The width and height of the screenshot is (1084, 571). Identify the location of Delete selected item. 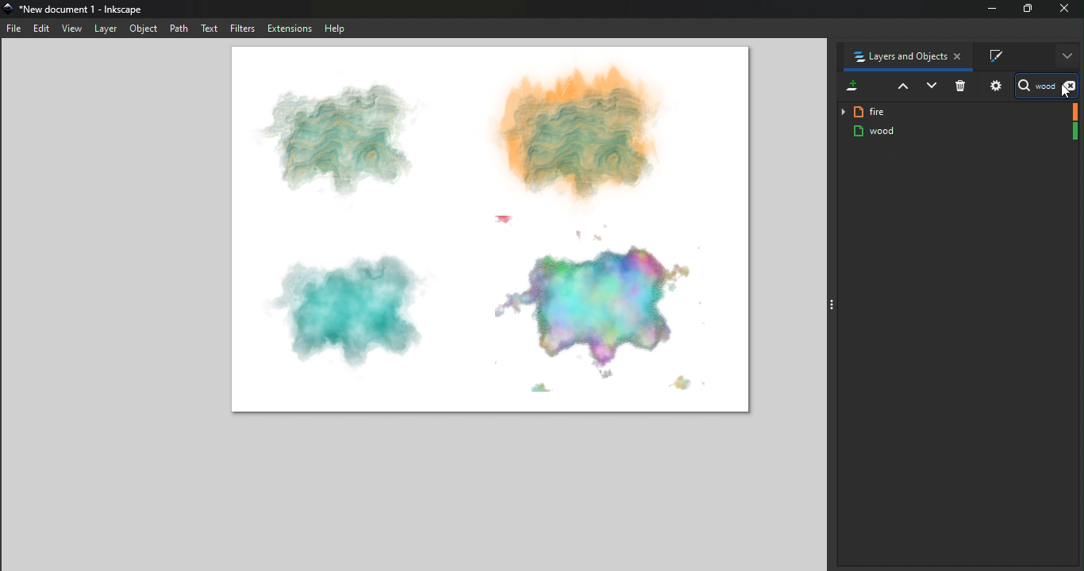
(967, 87).